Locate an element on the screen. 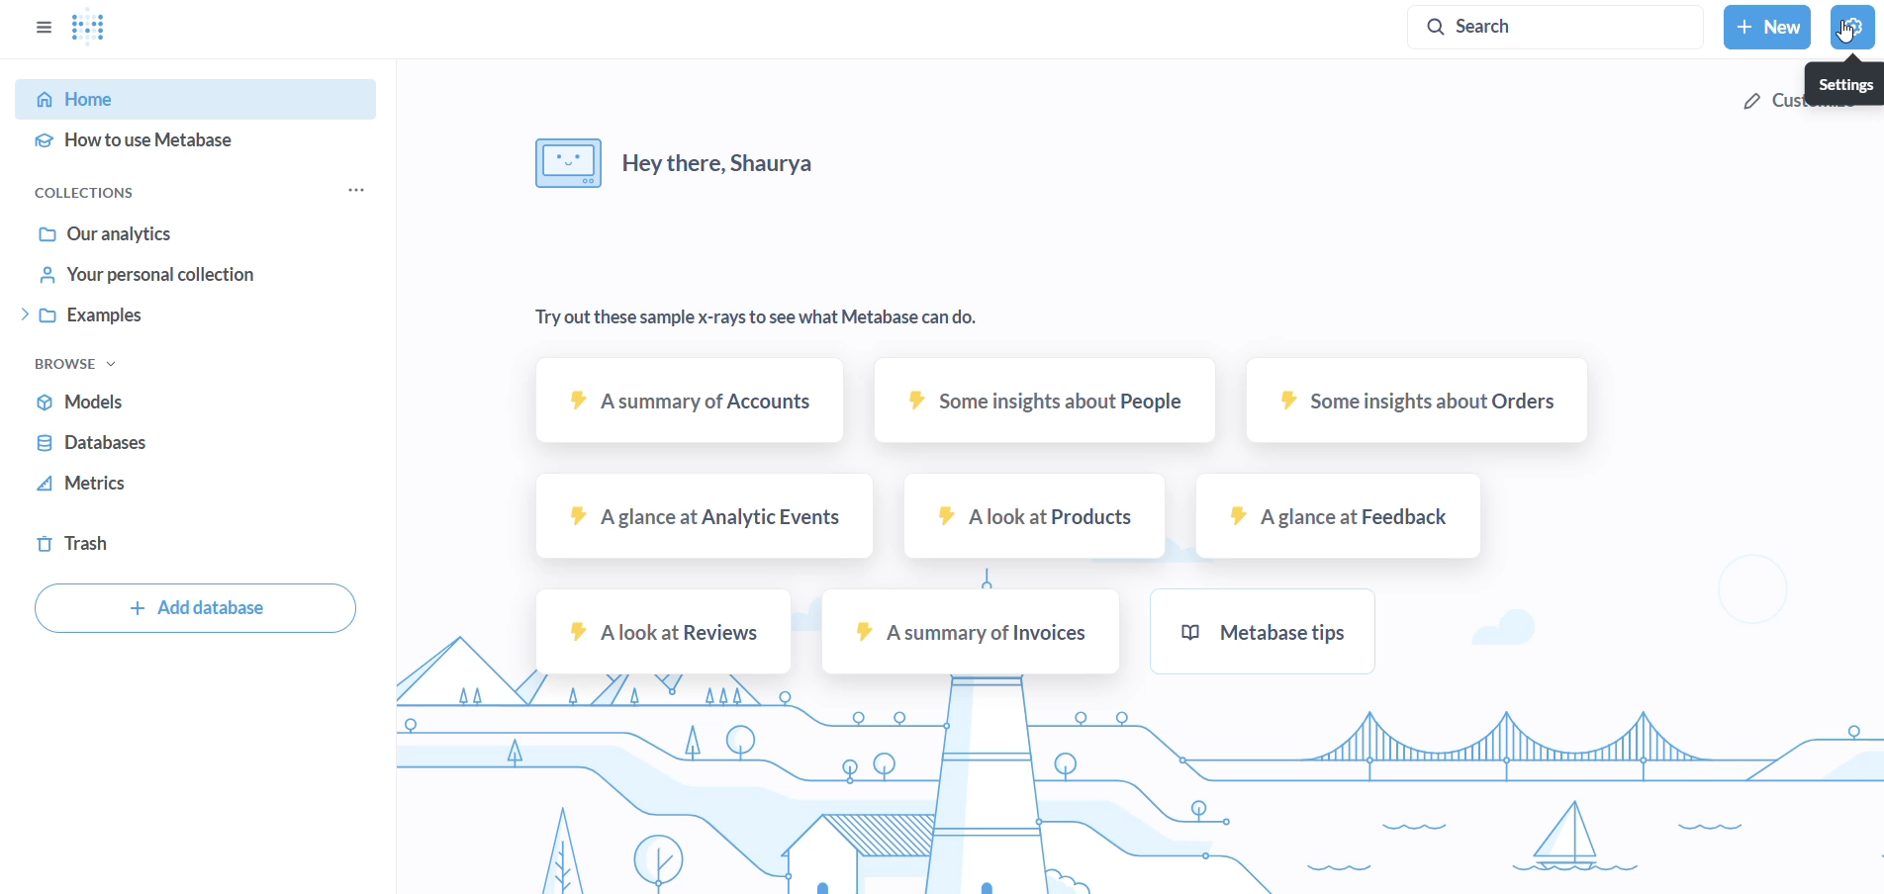  options is located at coordinates (354, 188).